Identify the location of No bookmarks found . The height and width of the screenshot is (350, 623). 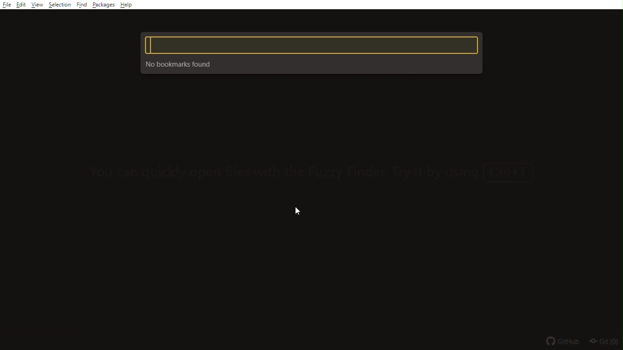
(310, 65).